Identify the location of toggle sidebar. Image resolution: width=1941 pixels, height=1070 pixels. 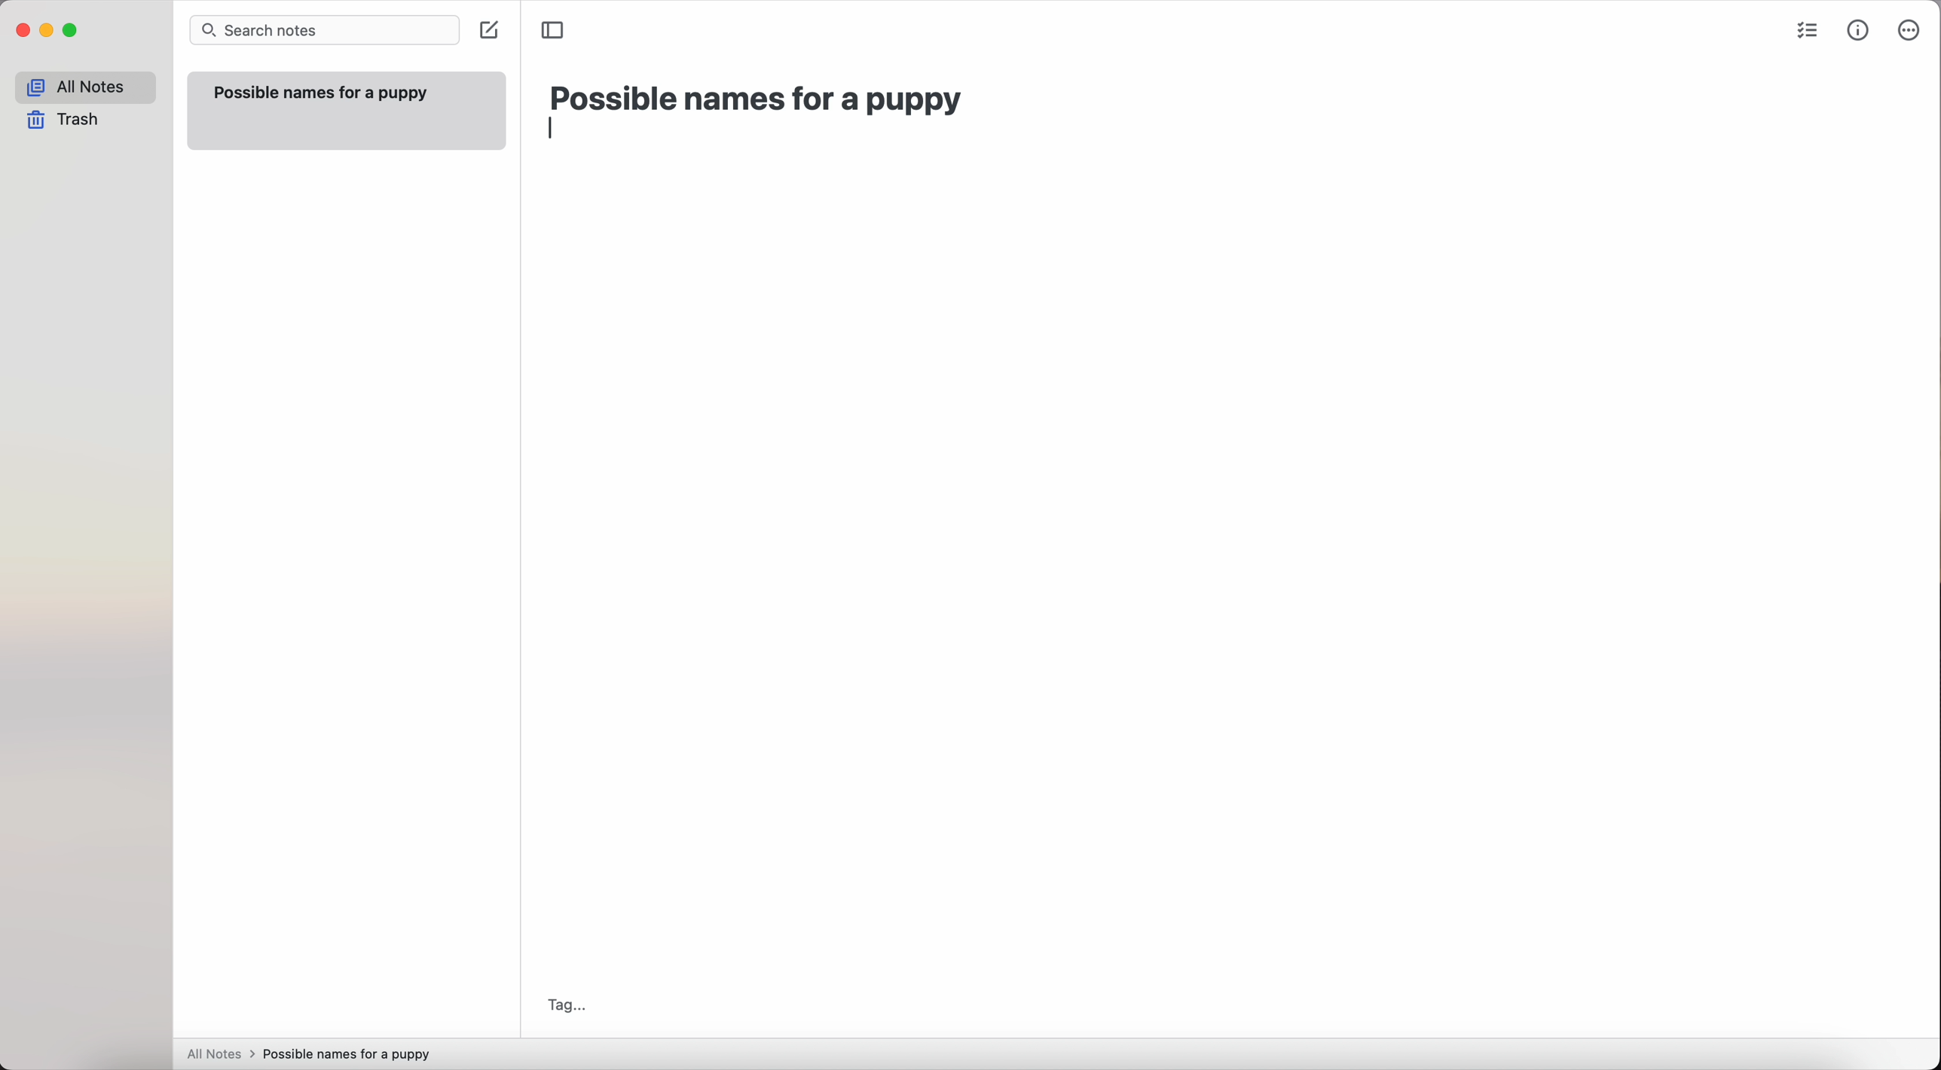
(555, 29).